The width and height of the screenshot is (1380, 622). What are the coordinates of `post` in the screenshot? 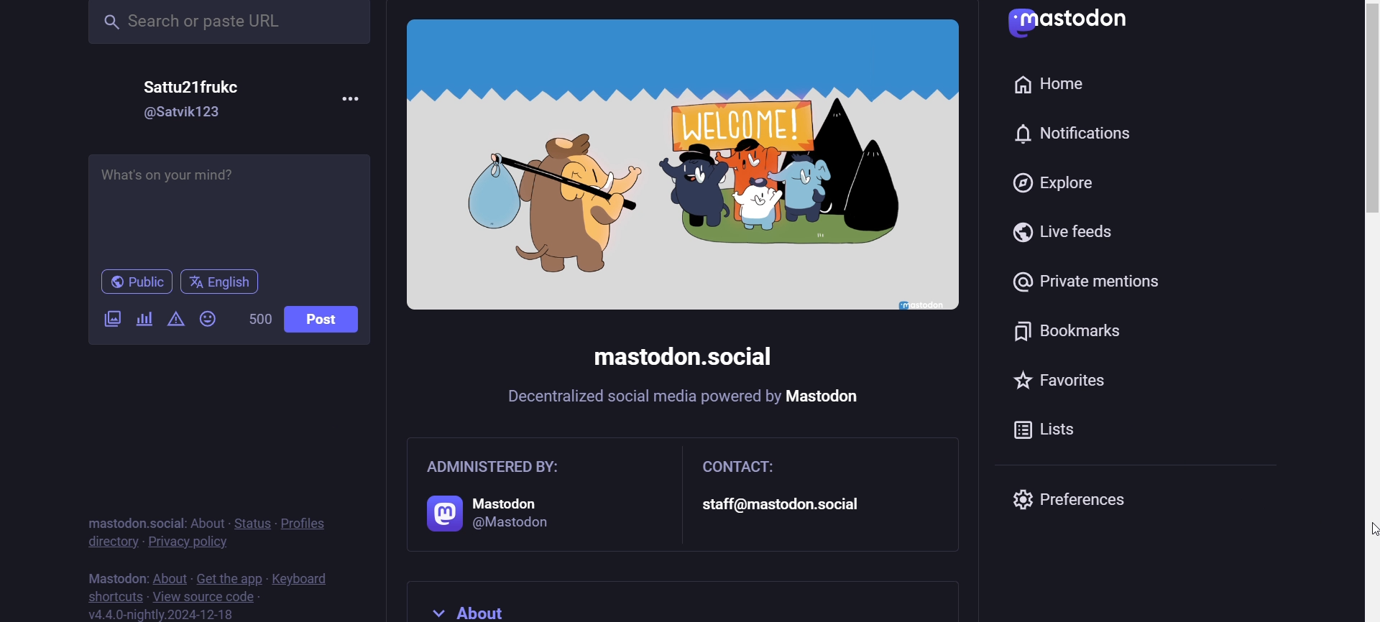 It's located at (323, 317).